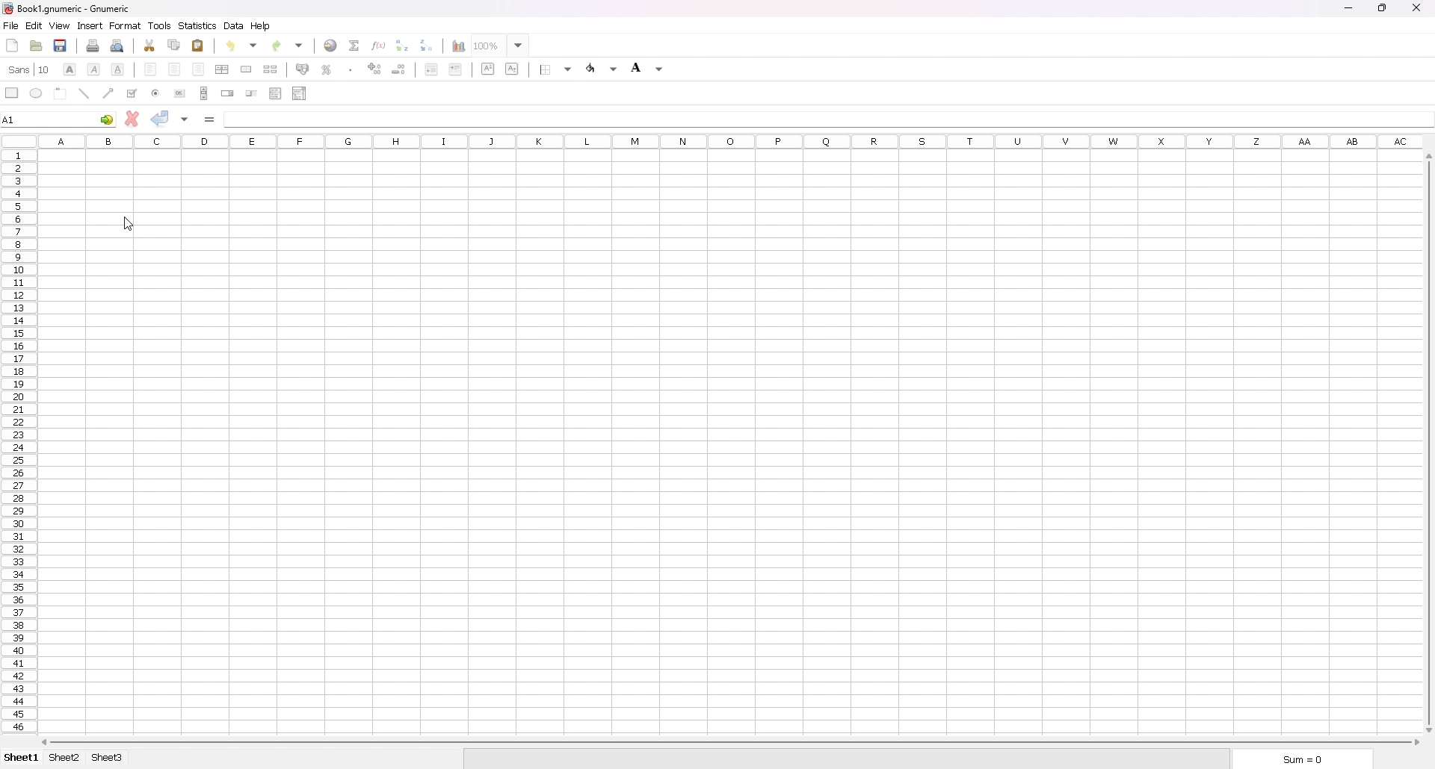 This screenshot has height=769, width=1435. I want to click on new, so click(12, 45).